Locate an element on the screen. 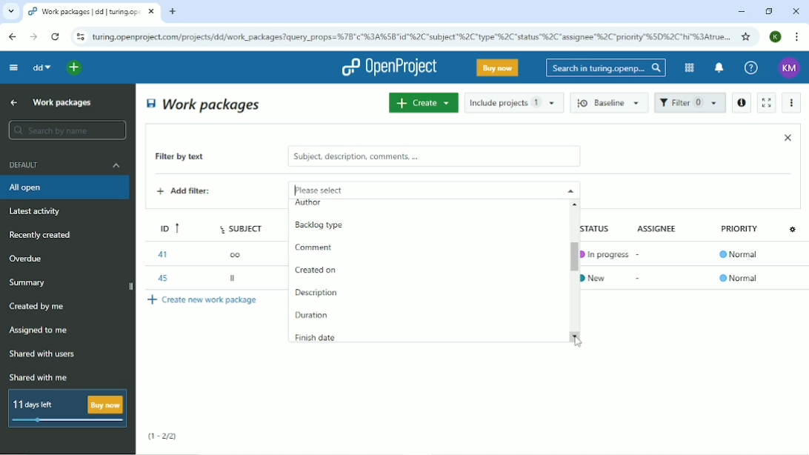 The height and width of the screenshot is (455, 809). To notification center is located at coordinates (718, 69).